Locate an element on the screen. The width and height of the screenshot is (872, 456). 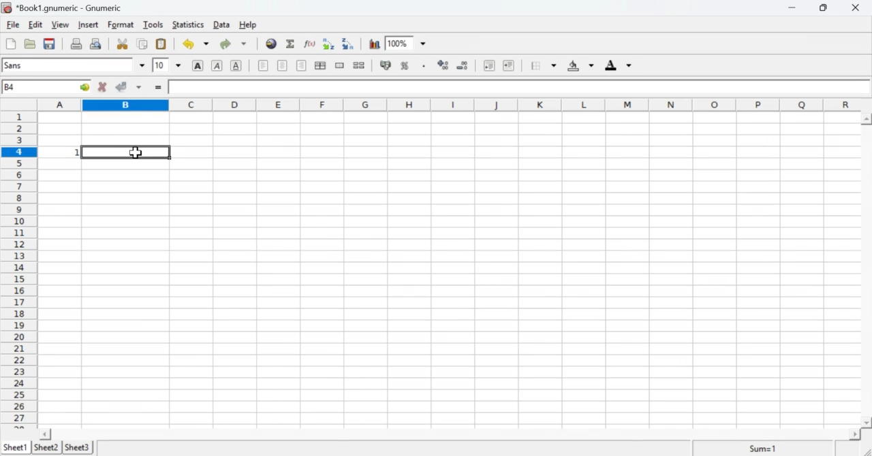
Bold is located at coordinates (198, 65).